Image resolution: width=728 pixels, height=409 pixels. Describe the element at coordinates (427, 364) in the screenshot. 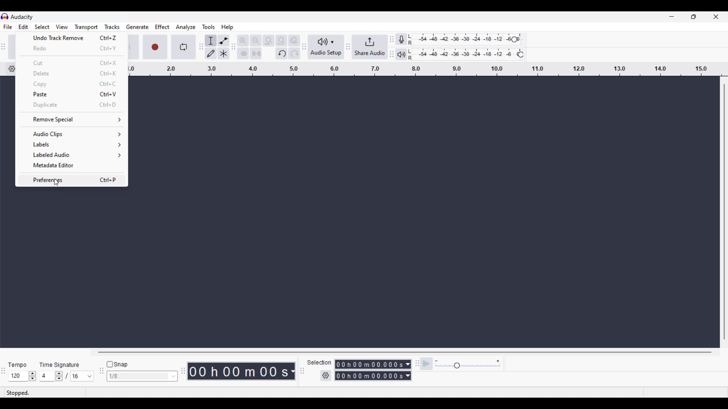

I see `Play-at-speed/Play-at-speed oncce` at that location.